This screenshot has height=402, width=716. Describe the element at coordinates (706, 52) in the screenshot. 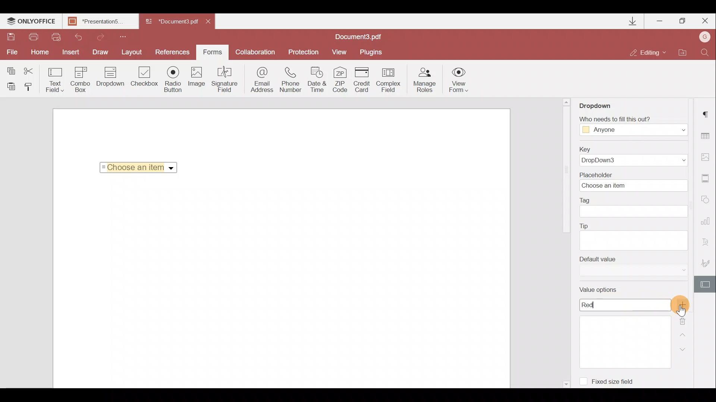

I see `Find` at that location.